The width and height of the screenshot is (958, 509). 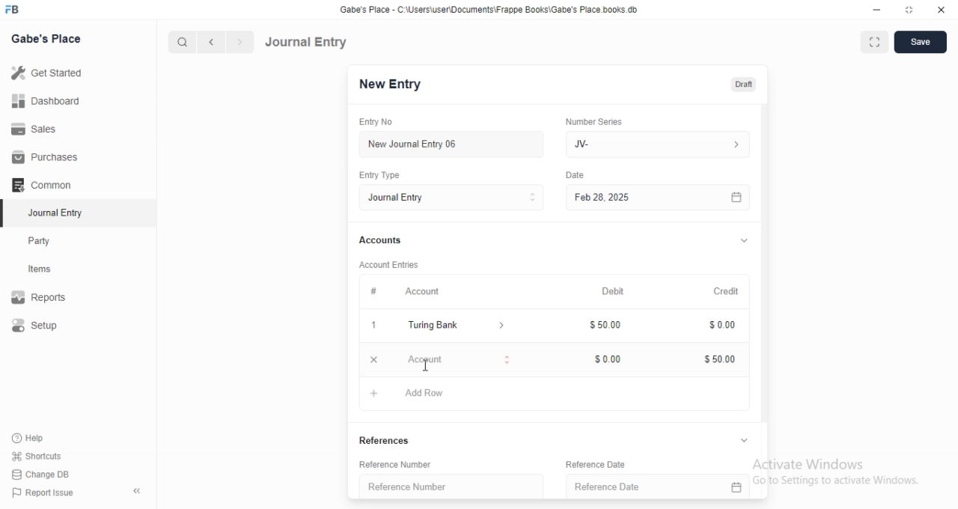 I want to click on minimize, so click(x=876, y=12).